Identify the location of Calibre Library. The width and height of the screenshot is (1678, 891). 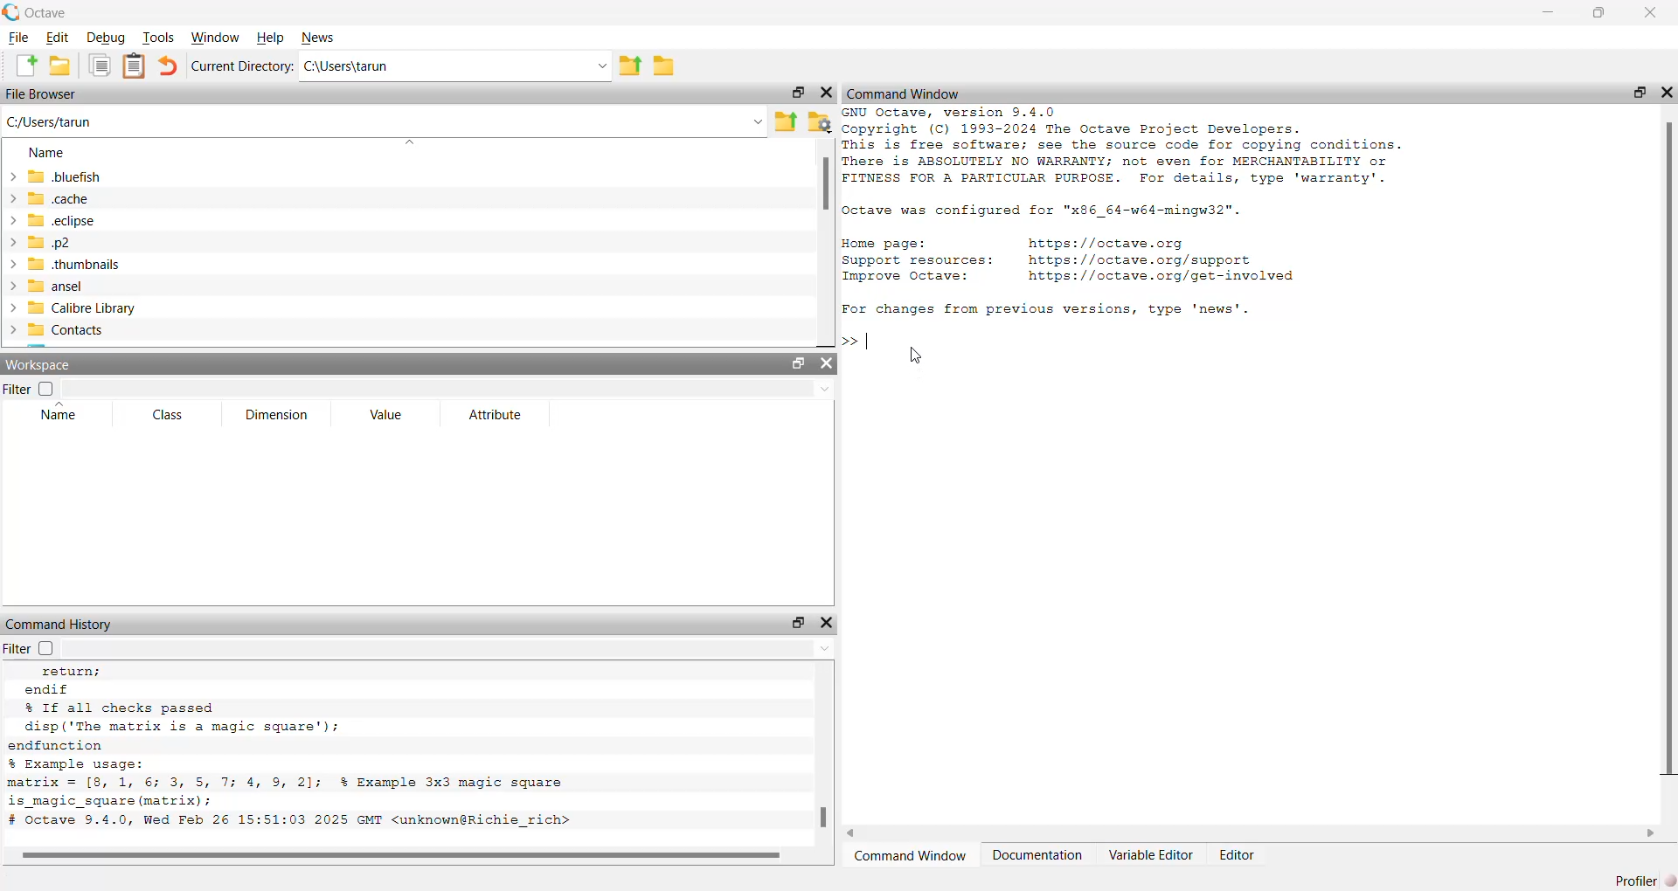
(70, 307).